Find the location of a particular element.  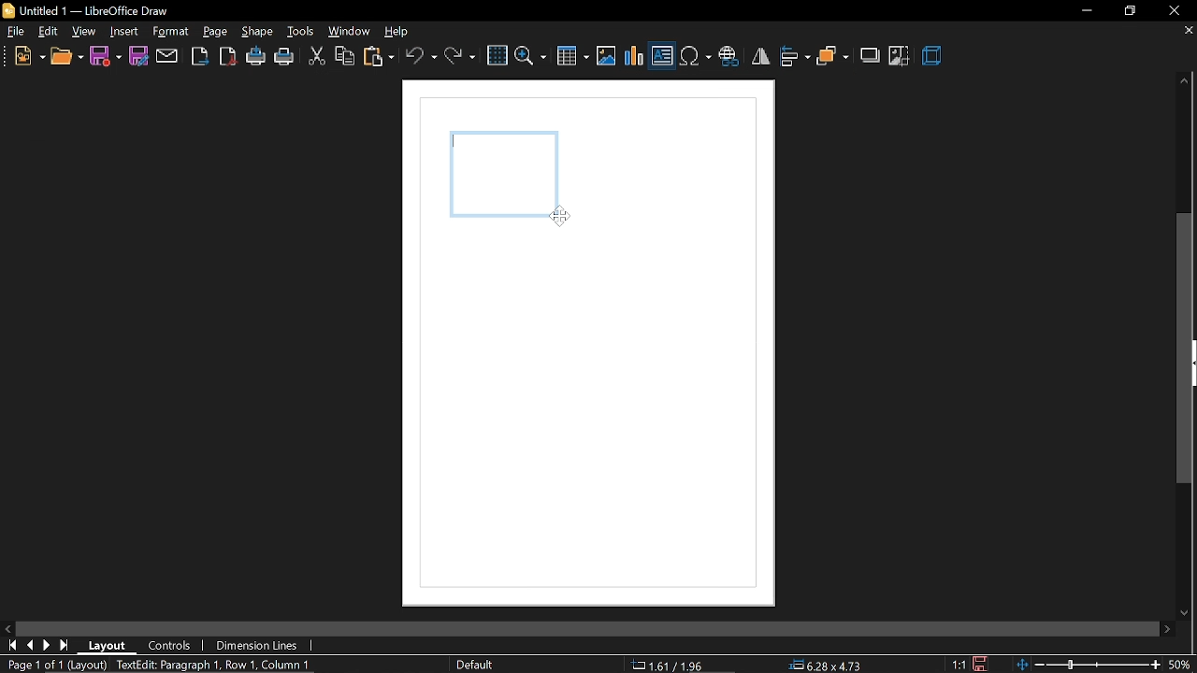

current zoom is located at coordinates (1184, 665).